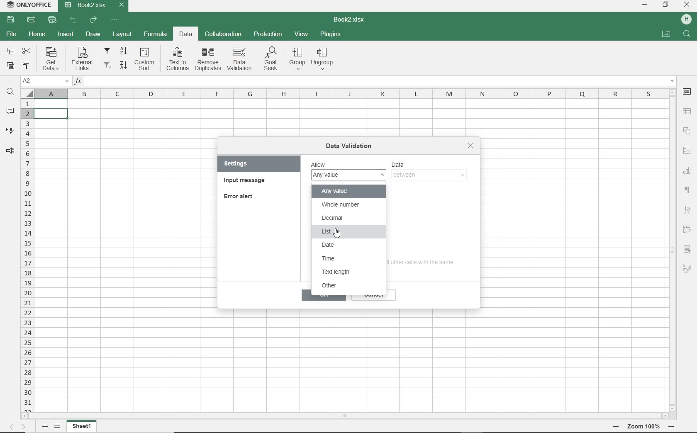 The width and height of the screenshot is (697, 433). Describe the element at coordinates (53, 58) in the screenshot. I see `get data` at that location.